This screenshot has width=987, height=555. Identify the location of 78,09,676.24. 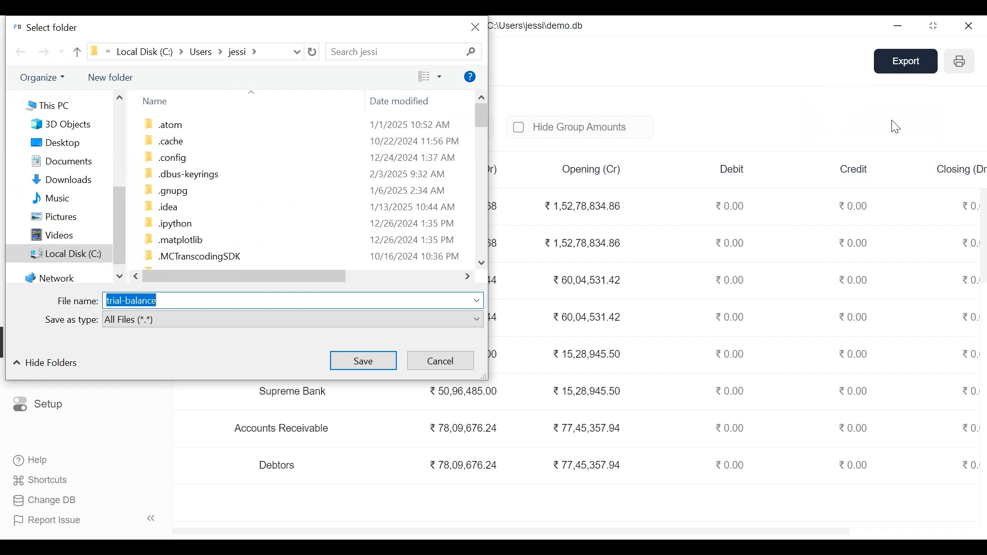
(463, 465).